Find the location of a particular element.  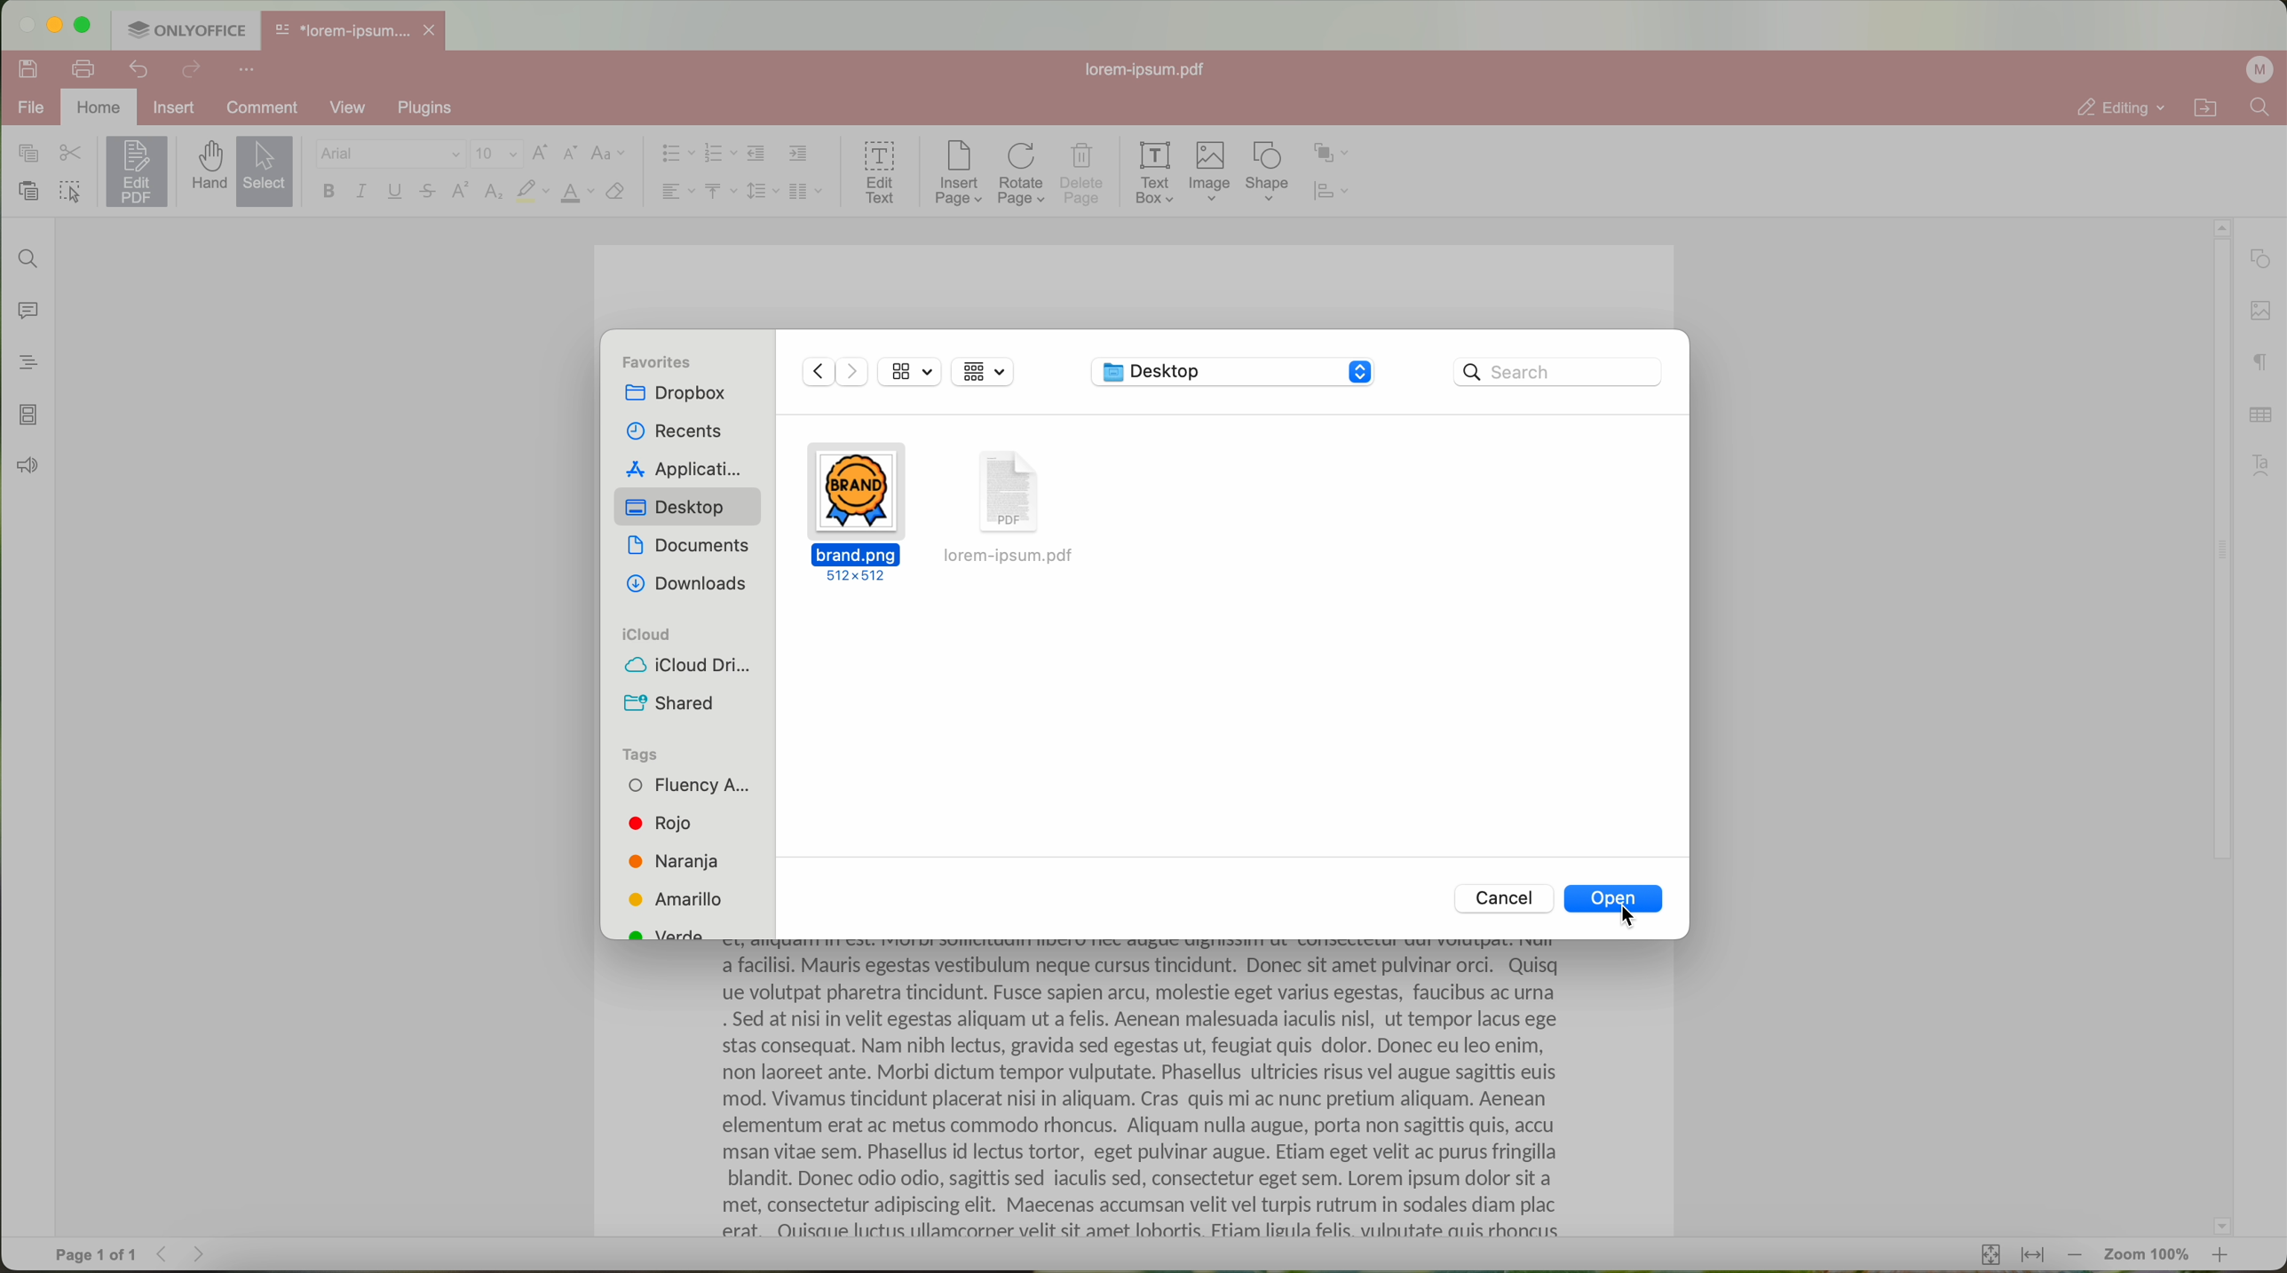

save is located at coordinates (24, 67).